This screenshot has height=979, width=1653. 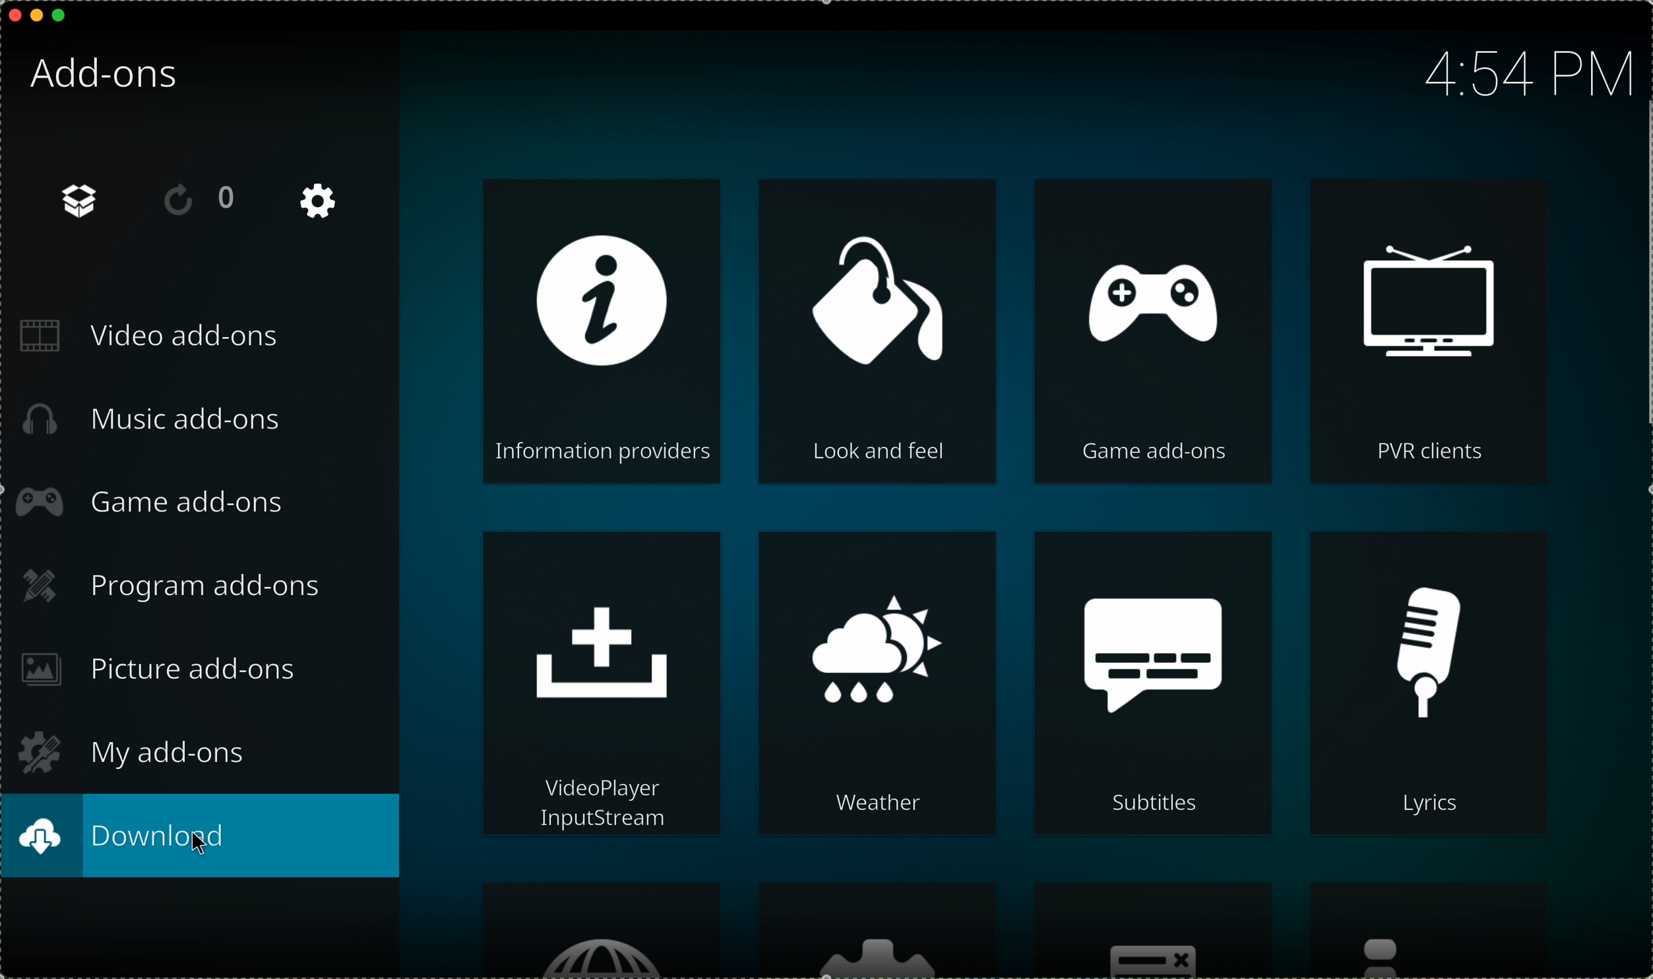 I want to click on program add-ons, so click(x=179, y=585).